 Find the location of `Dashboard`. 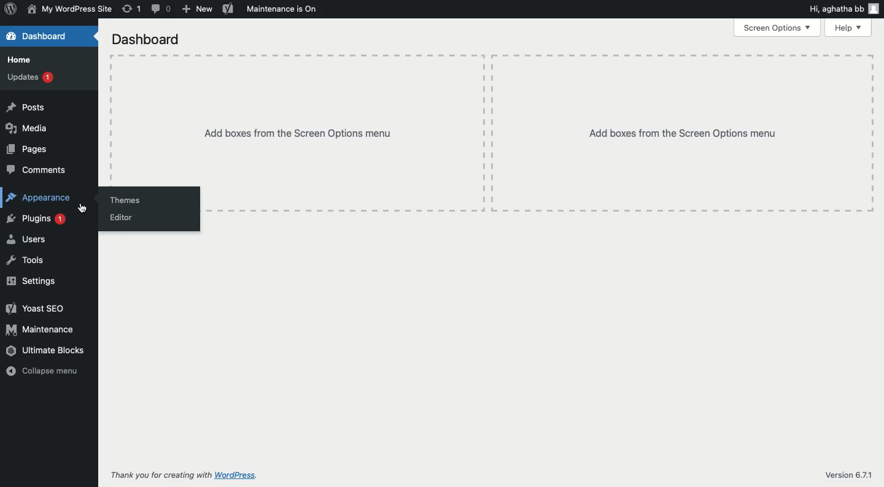

Dashboard is located at coordinates (147, 40).